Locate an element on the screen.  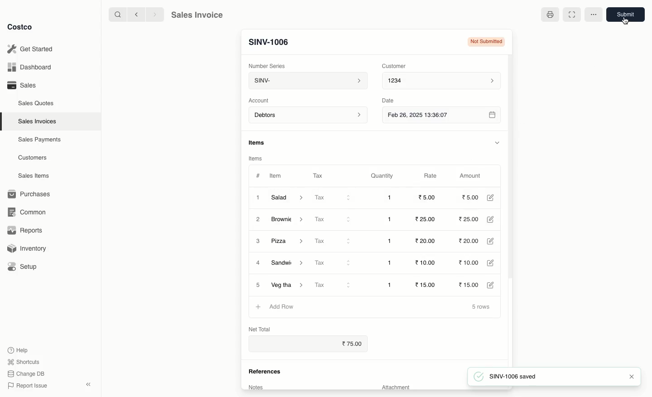
1234 is located at coordinates (441, 81).